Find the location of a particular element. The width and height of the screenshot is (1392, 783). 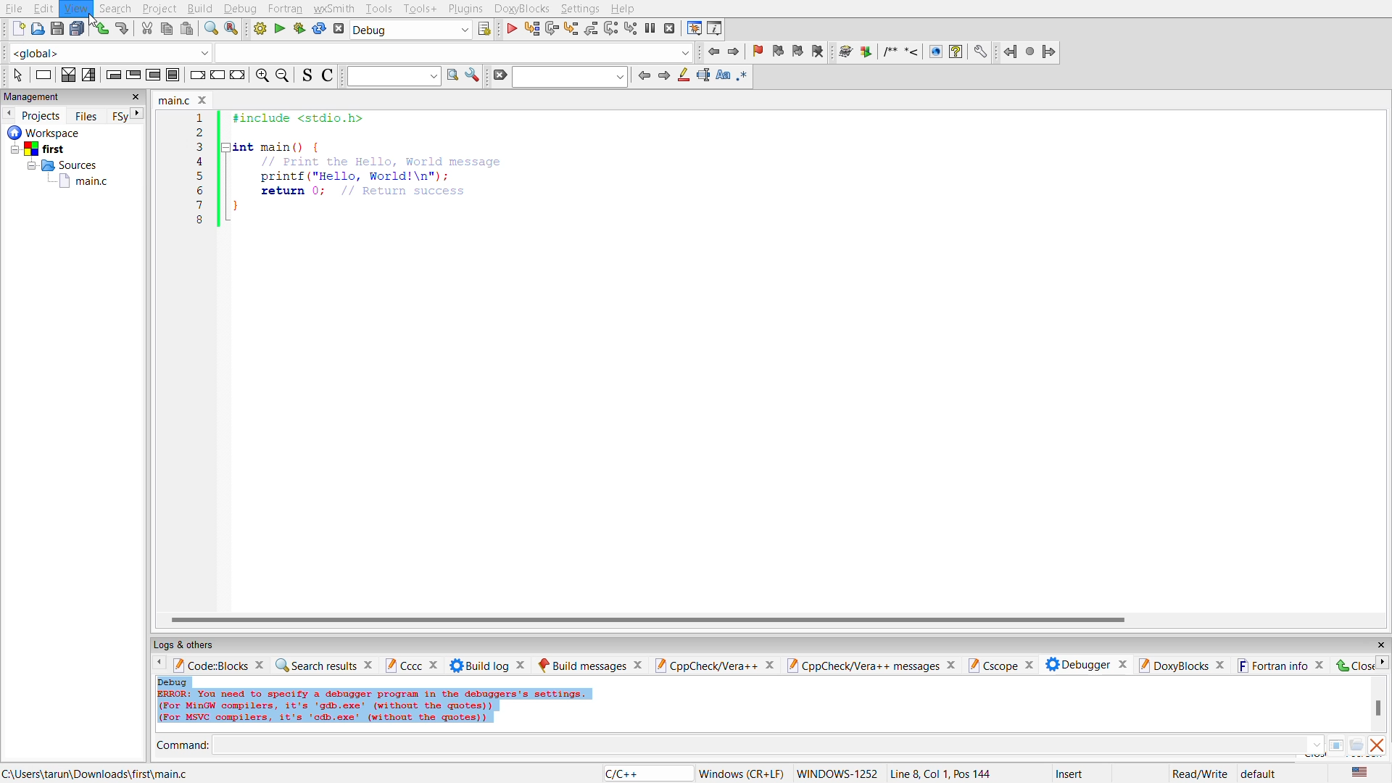

jump back is located at coordinates (710, 53).